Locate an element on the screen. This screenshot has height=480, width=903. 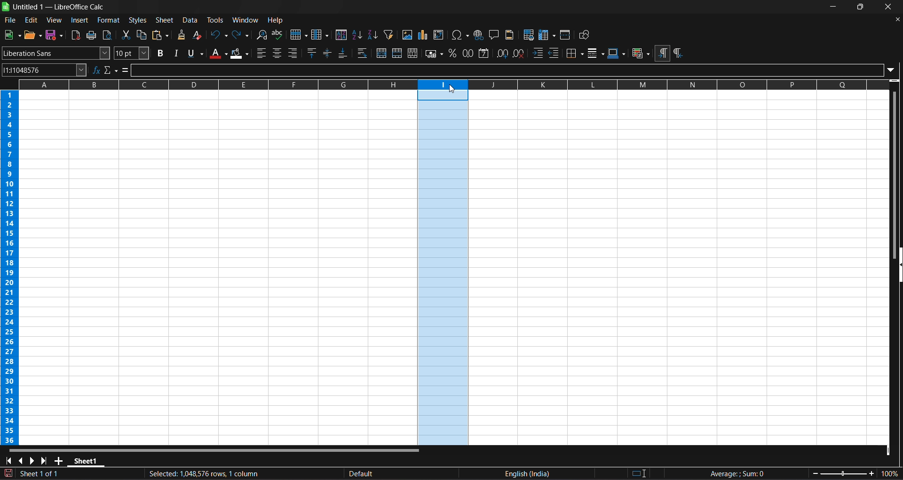
scroll to last sheet is located at coordinates (46, 460).